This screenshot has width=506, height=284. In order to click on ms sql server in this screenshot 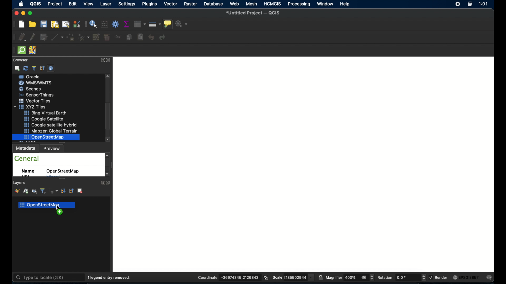, I will do `click(38, 89)`.